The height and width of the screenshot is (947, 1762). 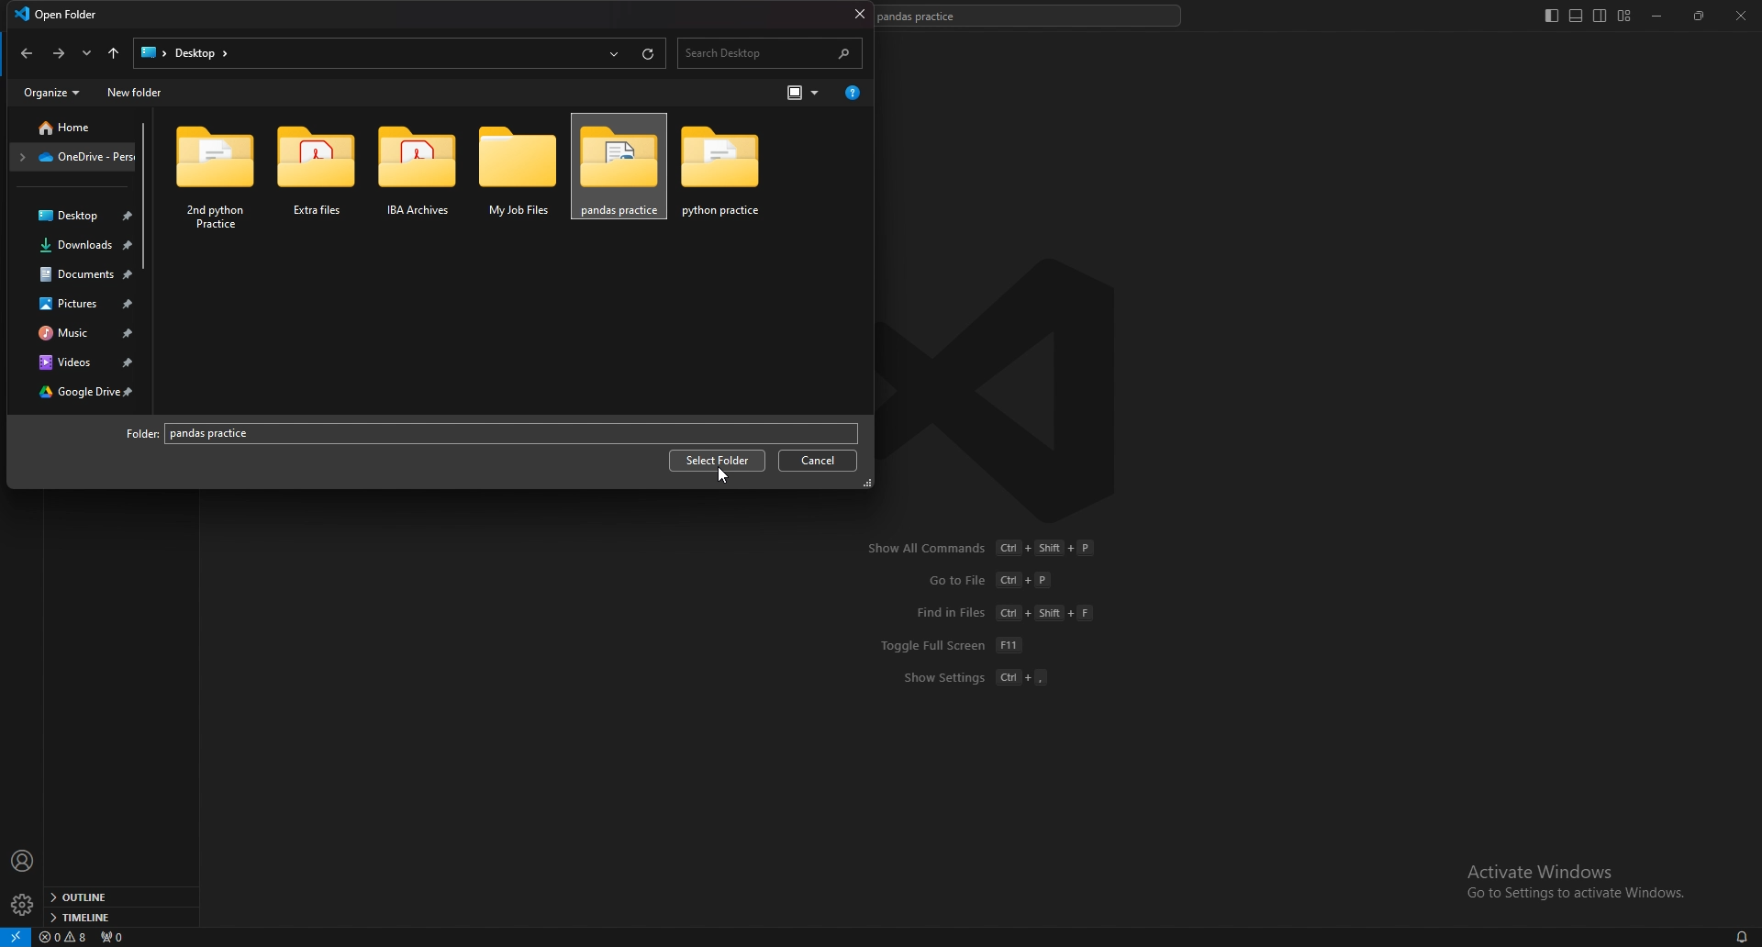 I want to click on Activate Windows
Go to Settings to activate Windows., so click(x=1569, y=880).